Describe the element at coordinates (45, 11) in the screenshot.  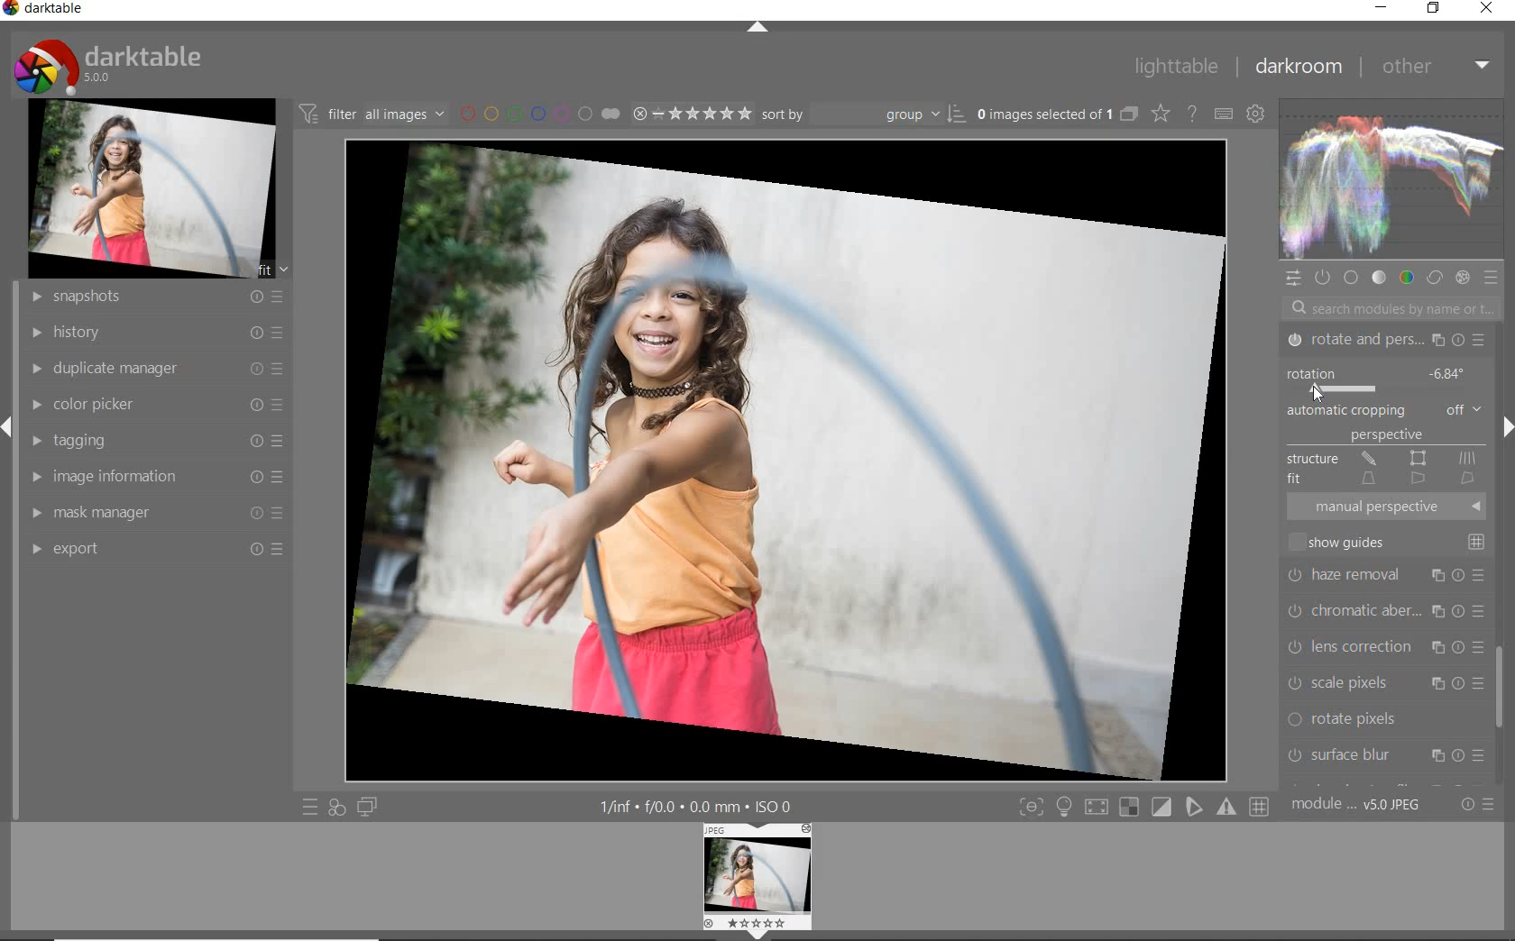
I see `system name` at that location.